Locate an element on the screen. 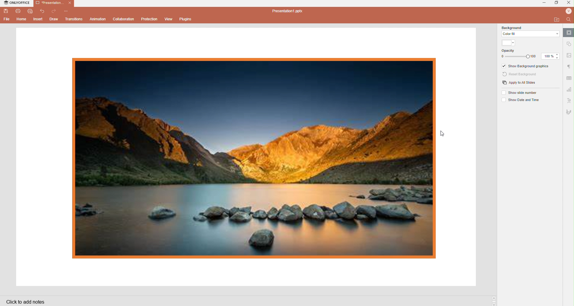  Show slide number is located at coordinates (522, 93).